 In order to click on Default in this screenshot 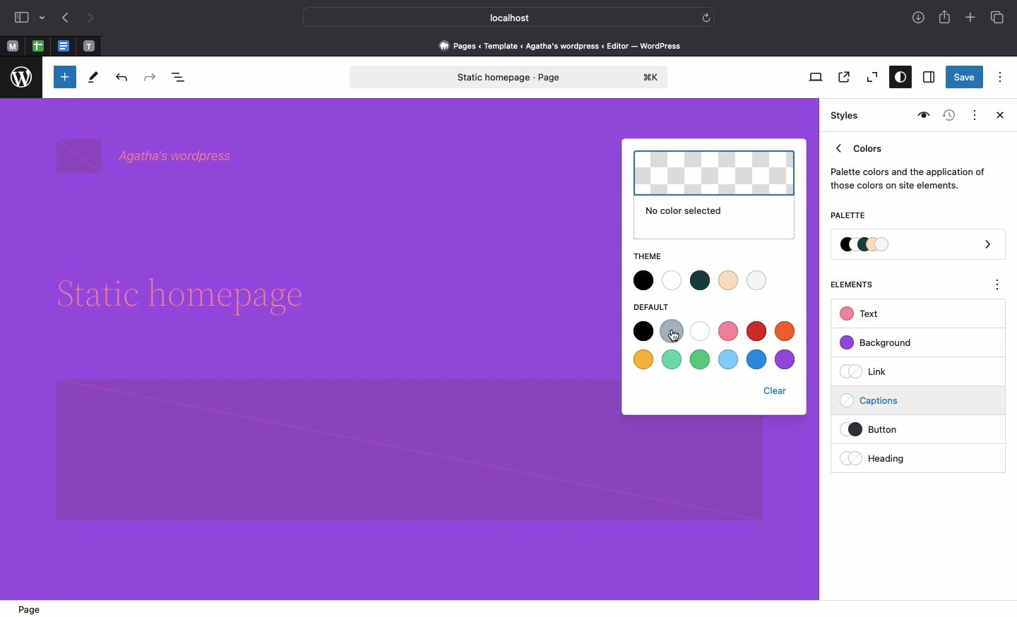, I will do `click(657, 306)`.